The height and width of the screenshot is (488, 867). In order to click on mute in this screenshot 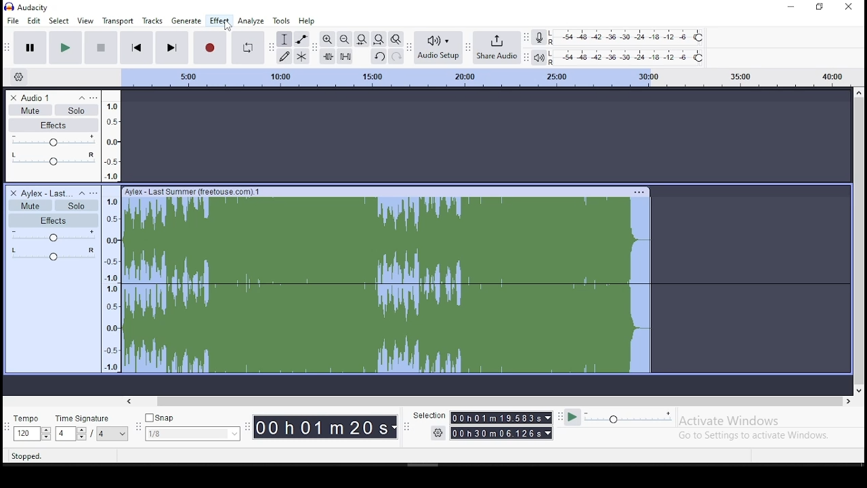, I will do `click(29, 110)`.